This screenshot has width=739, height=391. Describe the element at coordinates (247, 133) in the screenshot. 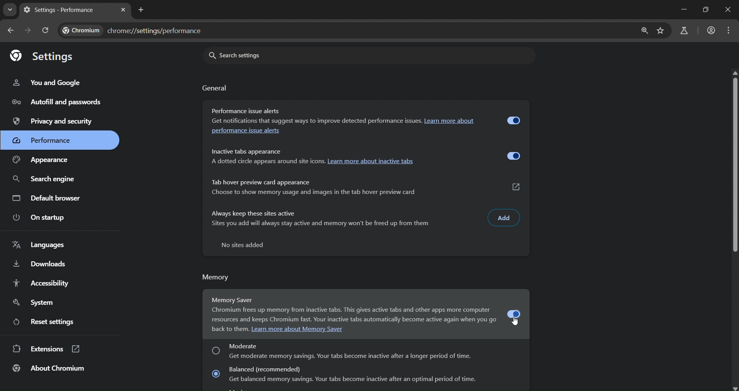

I see `performance issue alerts` at that location.